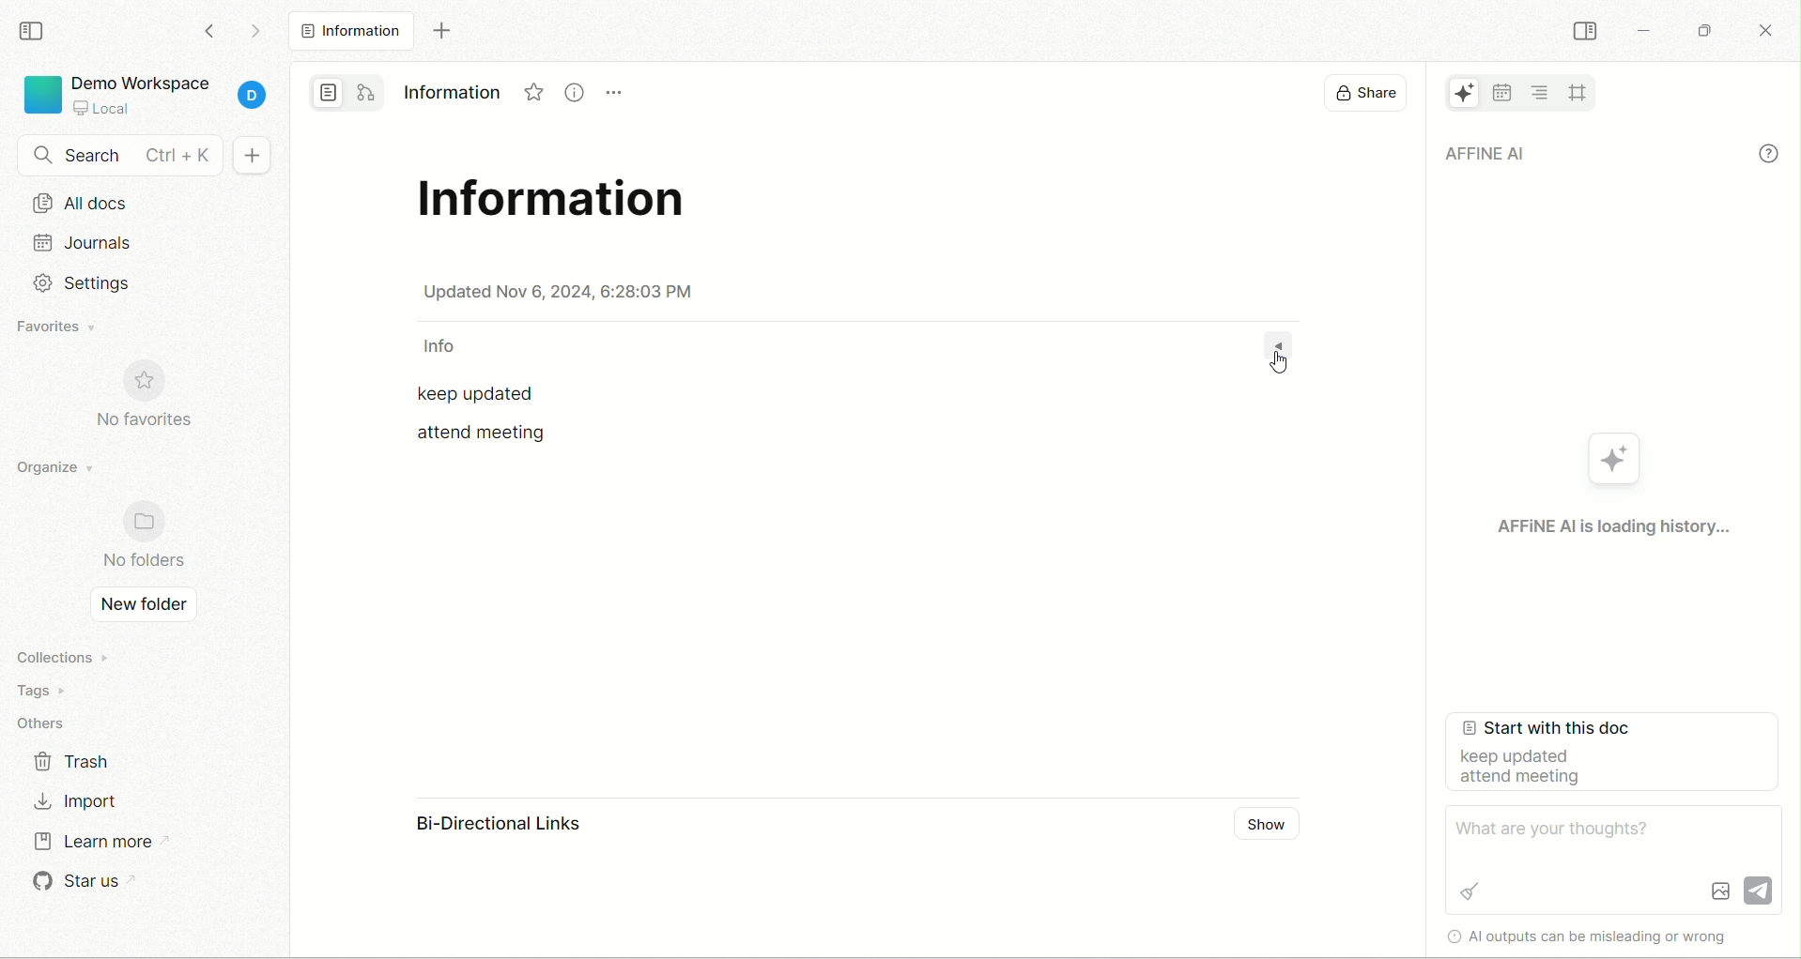 The height and width of the screenshot is (959, 1801). What do you see at coordinates (1766, 152) in the screenshot?
I see `info` at bounding box center [1766, 152].